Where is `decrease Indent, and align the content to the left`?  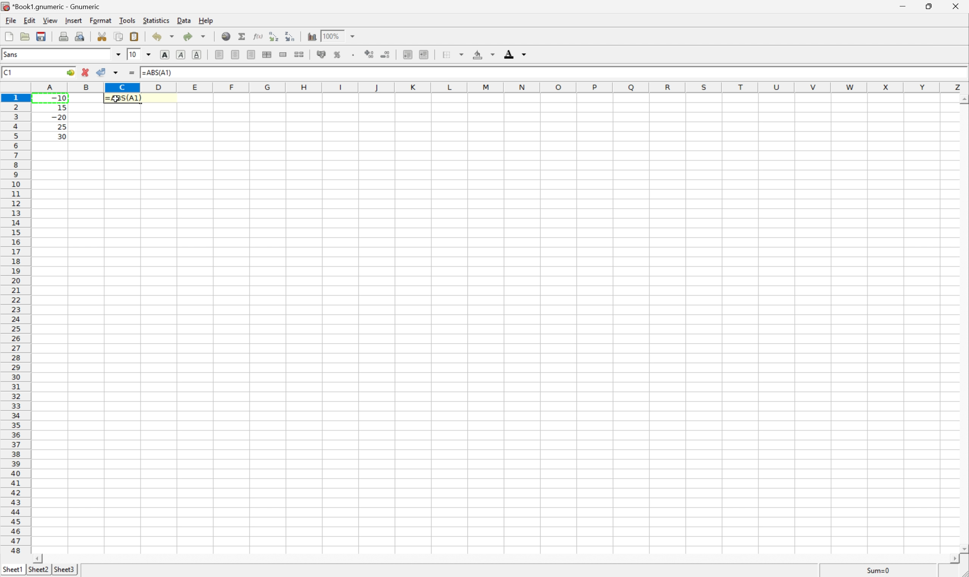 decrease Indent, and align the content to the left is located at coordinates (407, 54).